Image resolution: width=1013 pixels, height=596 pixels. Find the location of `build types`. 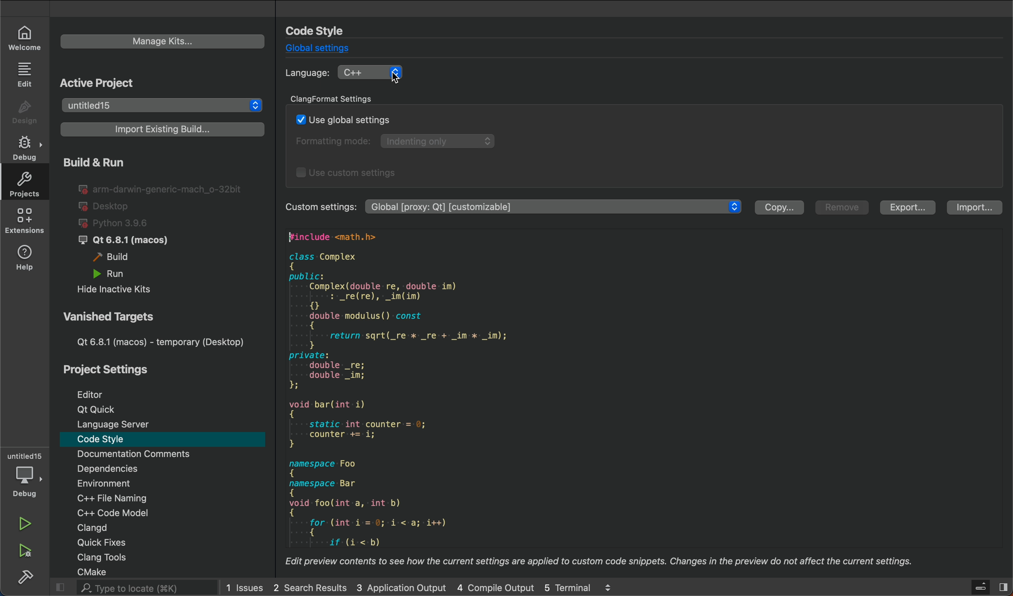

build types is located at coordinates (155, 227).